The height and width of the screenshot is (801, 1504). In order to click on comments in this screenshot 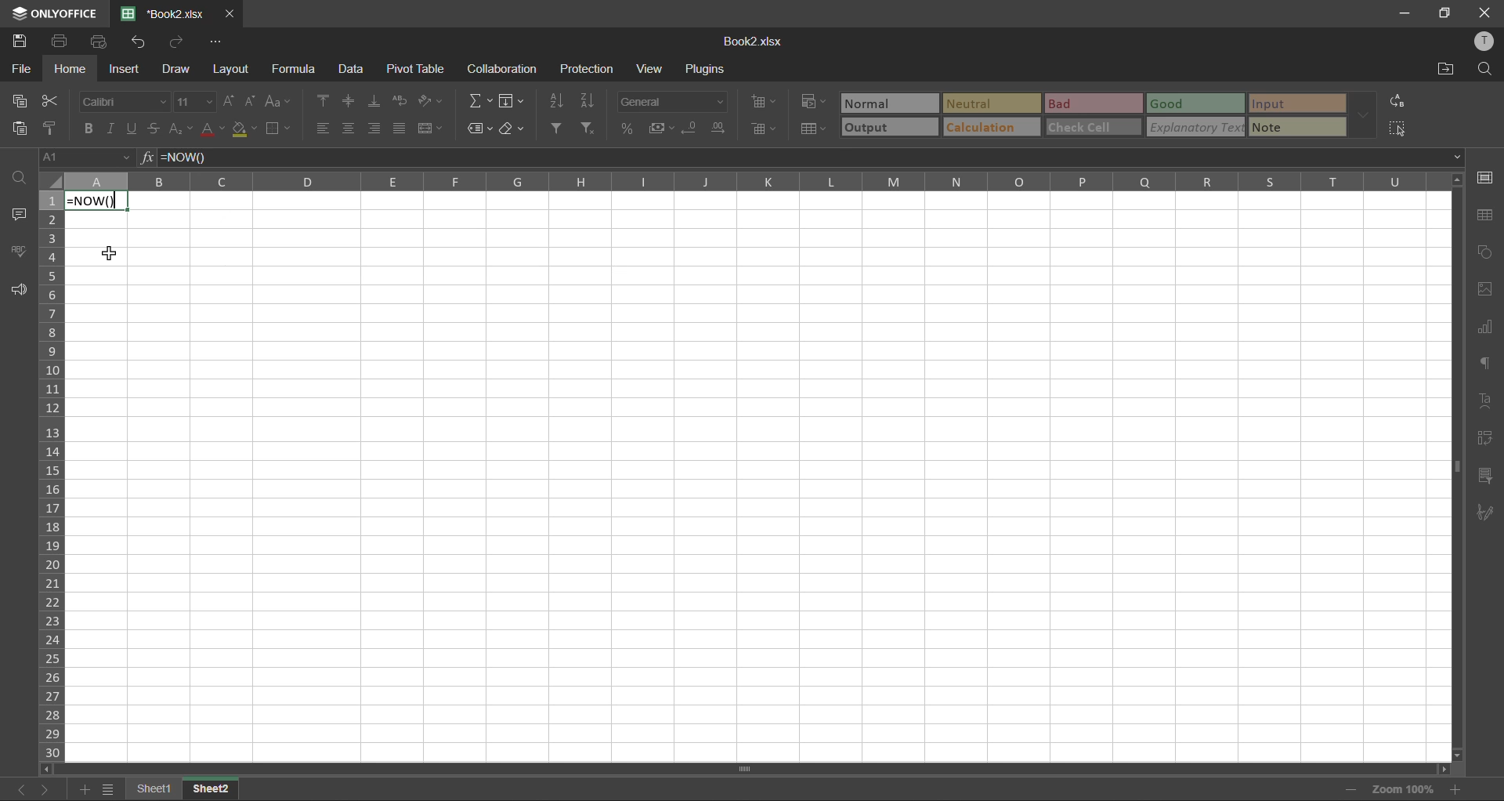, I will do `click(20, 214)`.